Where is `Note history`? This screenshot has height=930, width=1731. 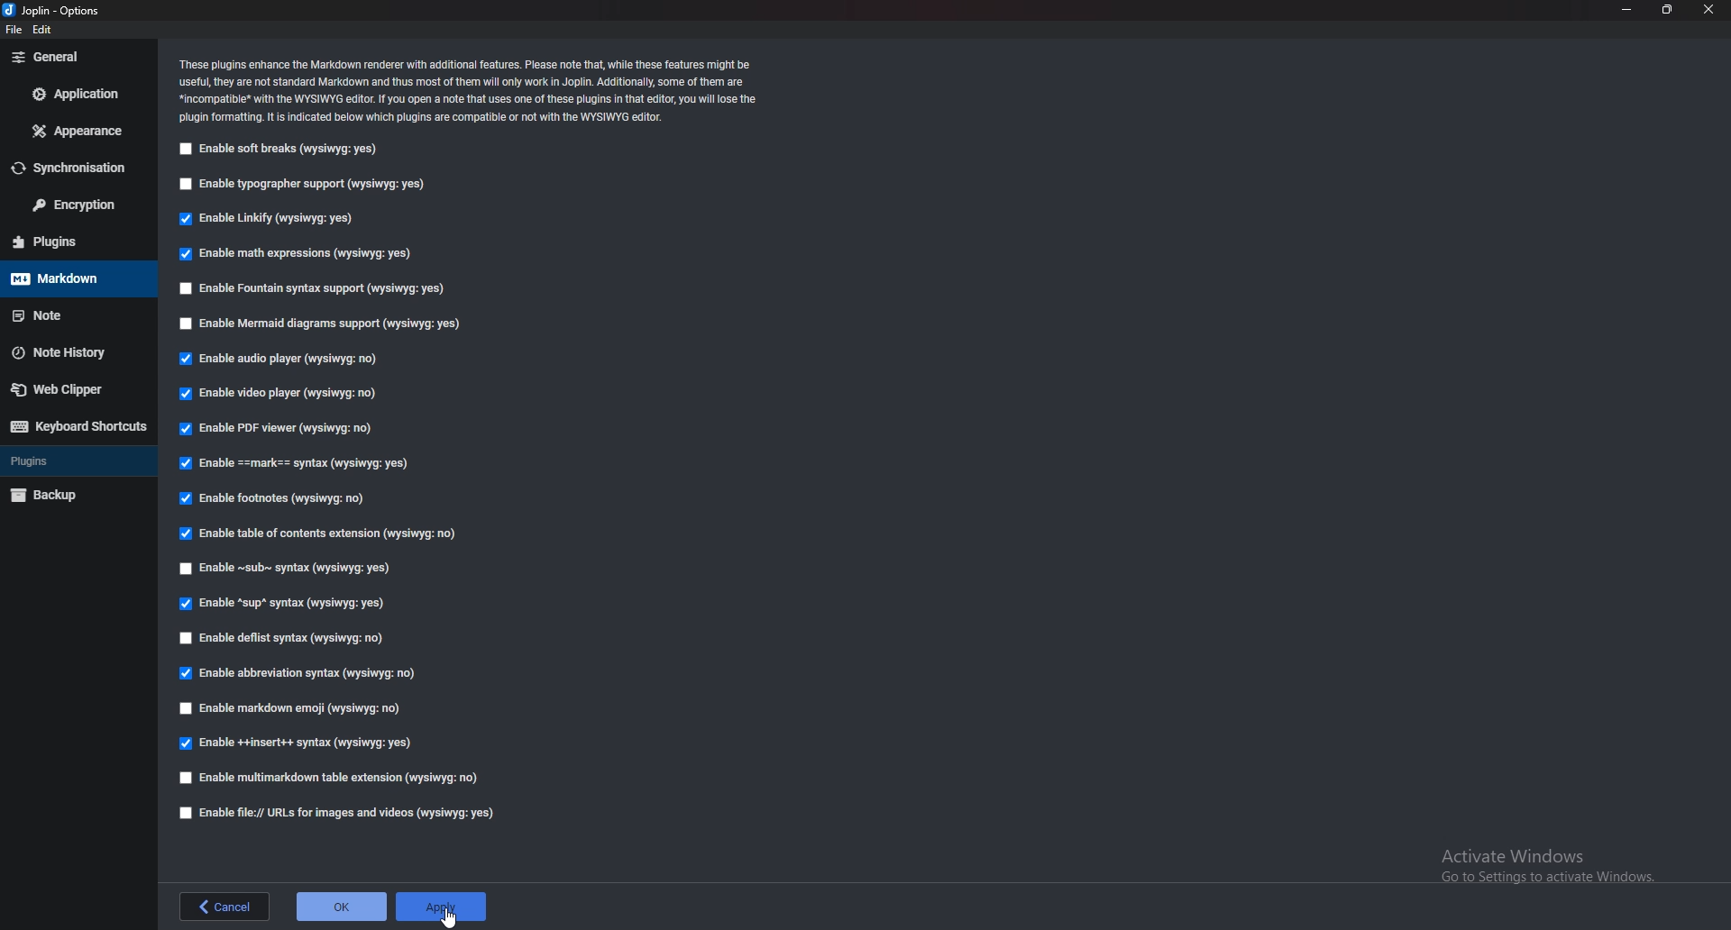
Note history is located at coordinates (77, 352).